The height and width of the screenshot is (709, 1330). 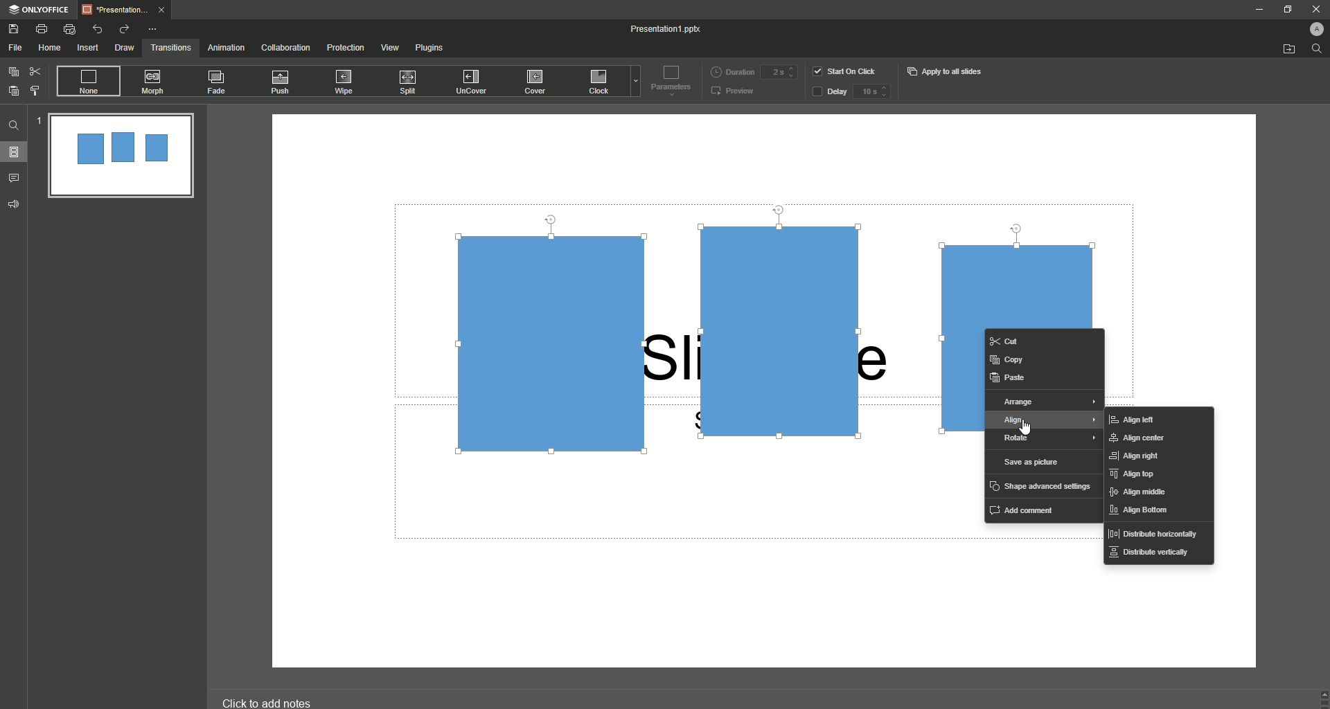 I want to click on Choose Style, so click(x=35, y=91).